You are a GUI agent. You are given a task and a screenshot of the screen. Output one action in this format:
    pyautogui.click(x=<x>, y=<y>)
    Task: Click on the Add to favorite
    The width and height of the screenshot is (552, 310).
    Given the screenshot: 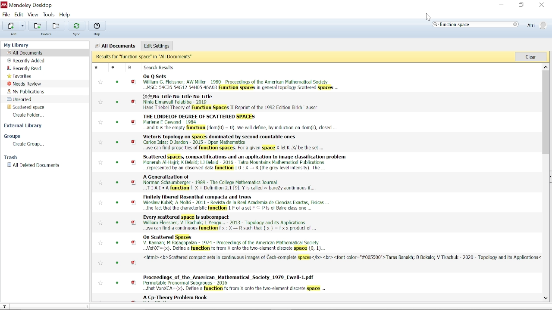 What is the action you would take?
    pyautogui.click(x=100, y=142)
    